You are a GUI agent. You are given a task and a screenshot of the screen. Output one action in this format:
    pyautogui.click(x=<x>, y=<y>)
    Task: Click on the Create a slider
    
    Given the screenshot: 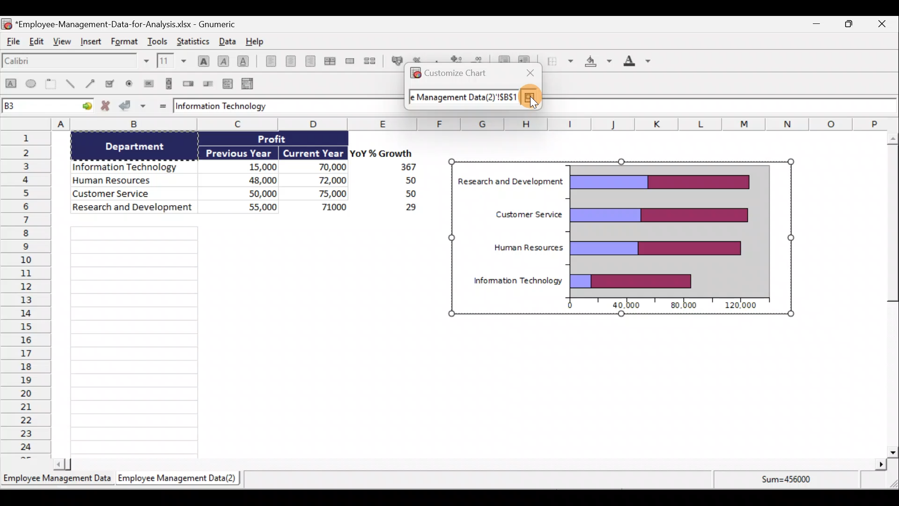 What is the action you would take?
    pyautogui.click(x=209, y=83)
    